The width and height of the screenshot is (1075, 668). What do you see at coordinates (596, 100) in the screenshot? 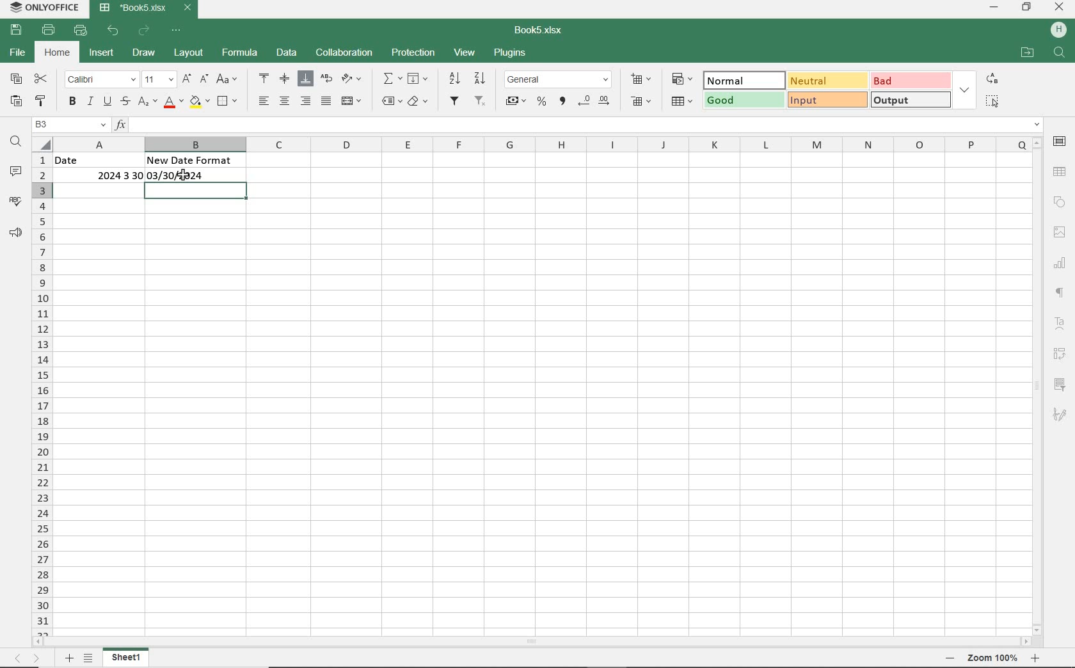
I see `CHANGE DECIMAL` at bounding box center [596, 100].